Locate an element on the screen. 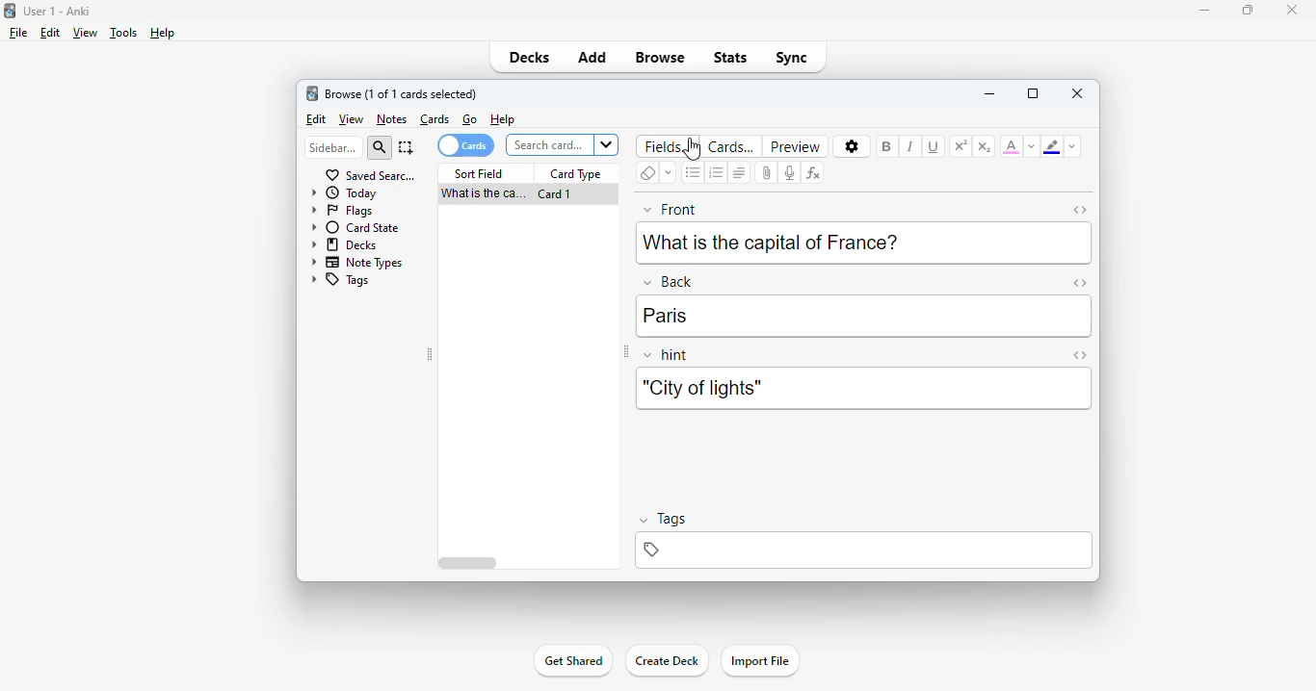 The image size is (1316, 691). tags is located at coordinates (862, 550).